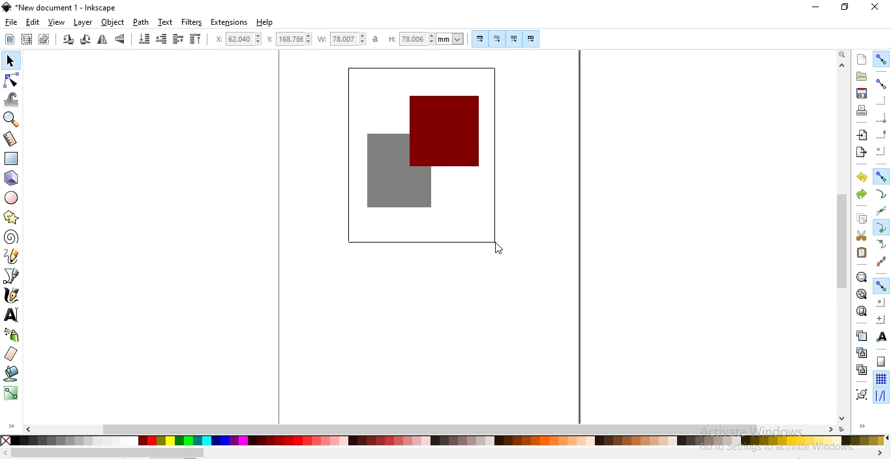  What do you see at coordinates (860, 153) in the screenshot?
I see `export a bitmap` at bounding box center [860, 153].